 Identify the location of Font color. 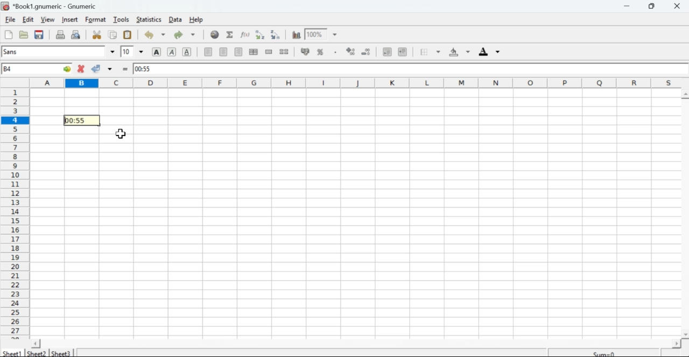
(490, 52).